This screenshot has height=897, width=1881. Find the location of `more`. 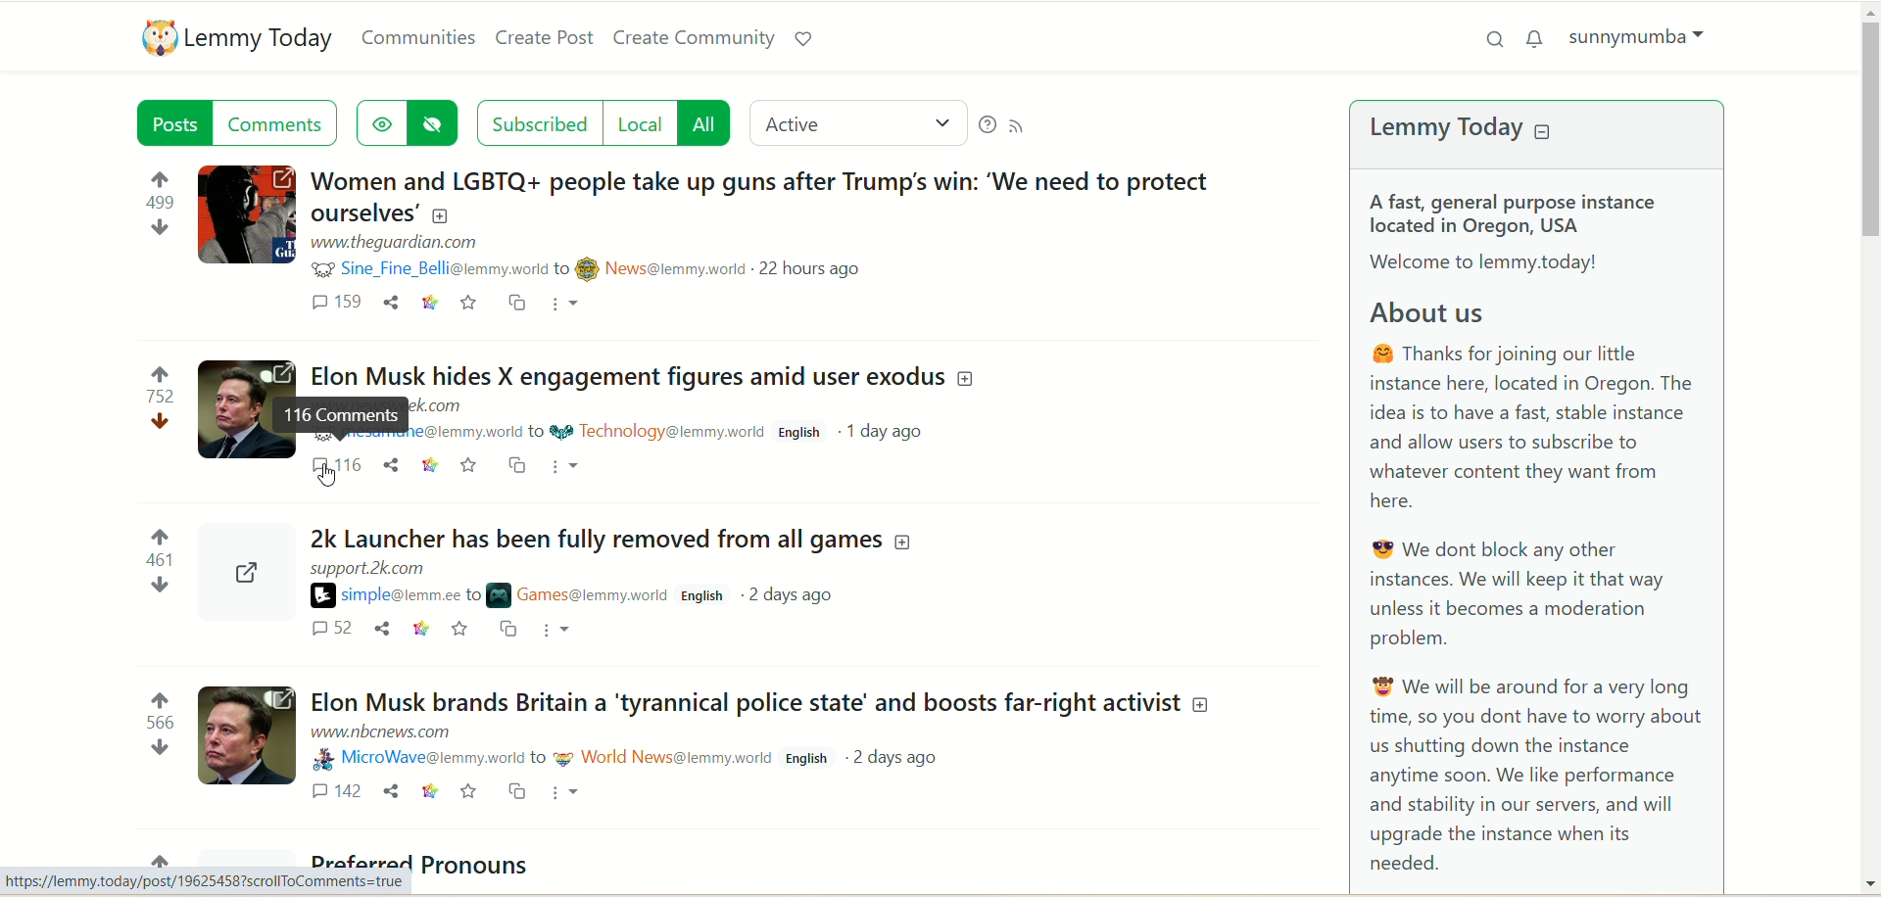

more is located at coordinates (562, 466).